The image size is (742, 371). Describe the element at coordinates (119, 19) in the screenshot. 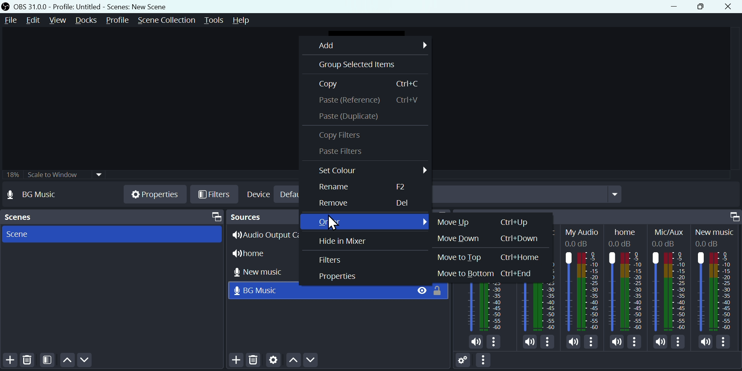

I see `Profile` at that location.